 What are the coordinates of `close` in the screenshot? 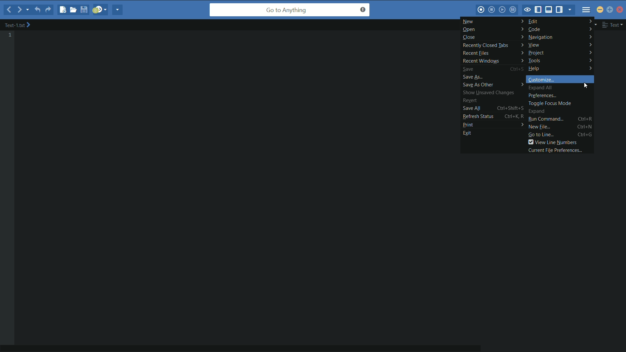 It's located at (493, 37).